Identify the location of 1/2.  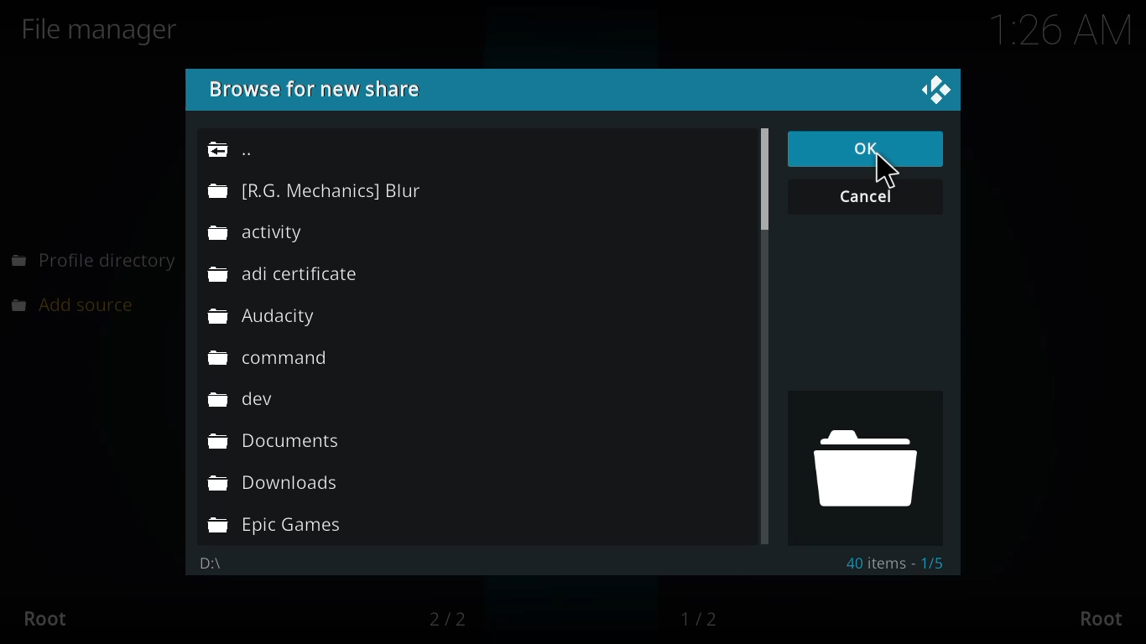
(704, 618).